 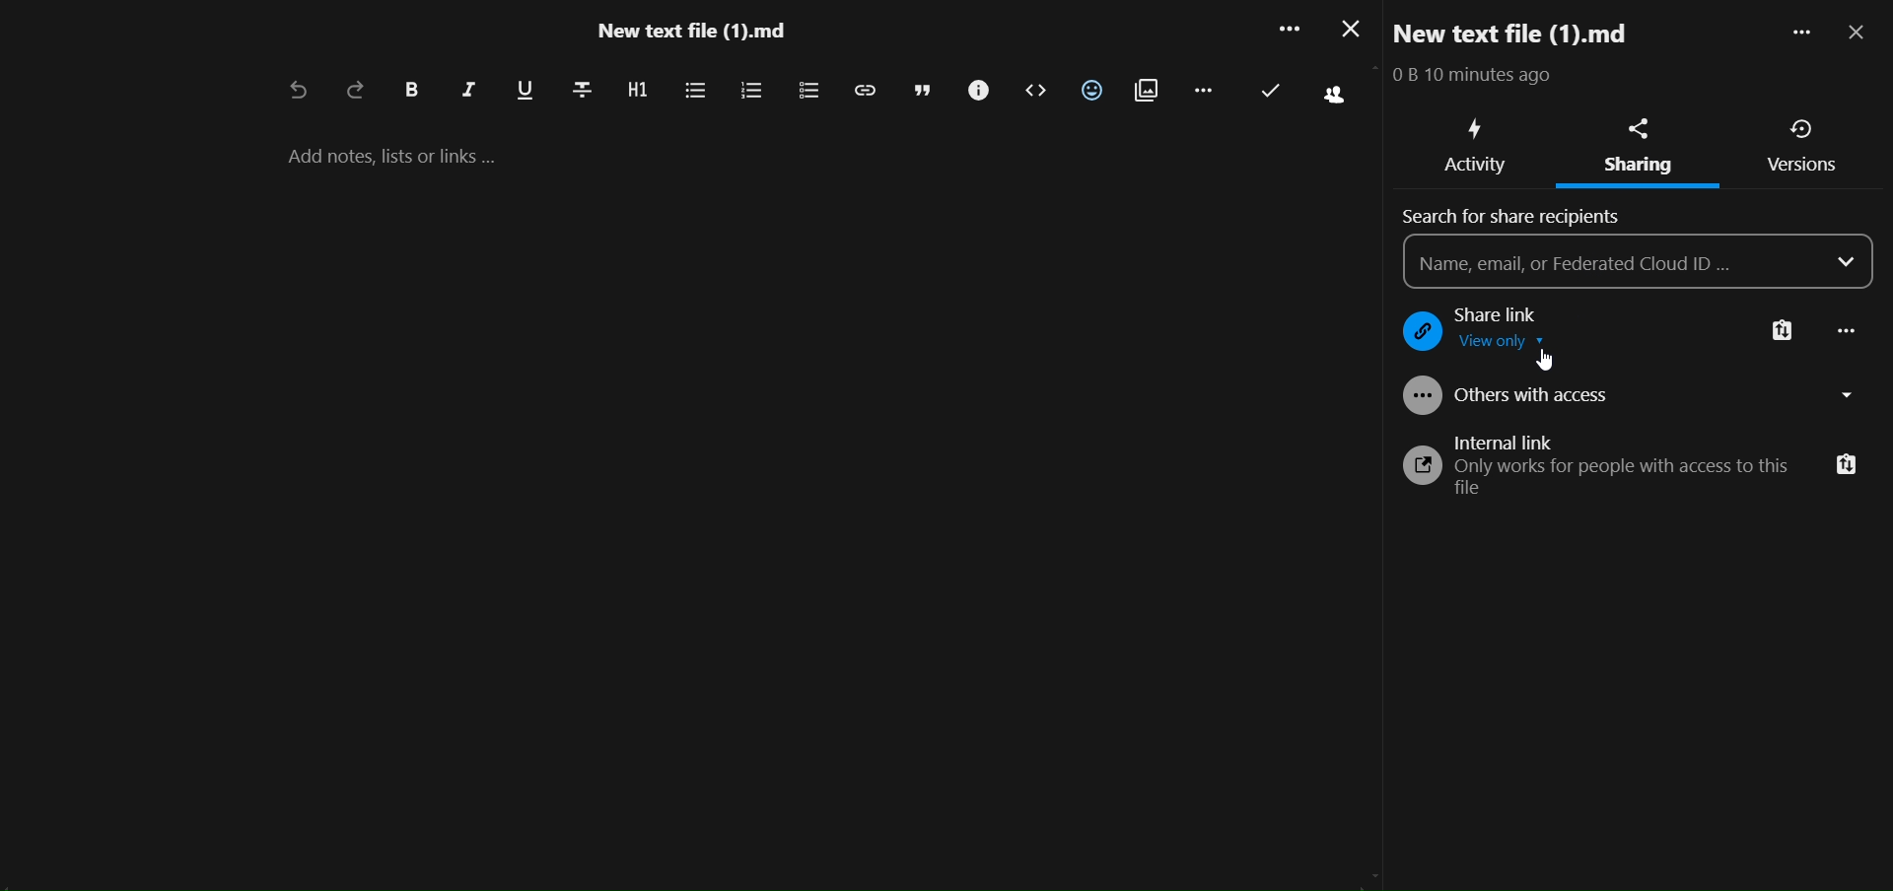 I want to click on internal link, so click(x=1507, y=441).